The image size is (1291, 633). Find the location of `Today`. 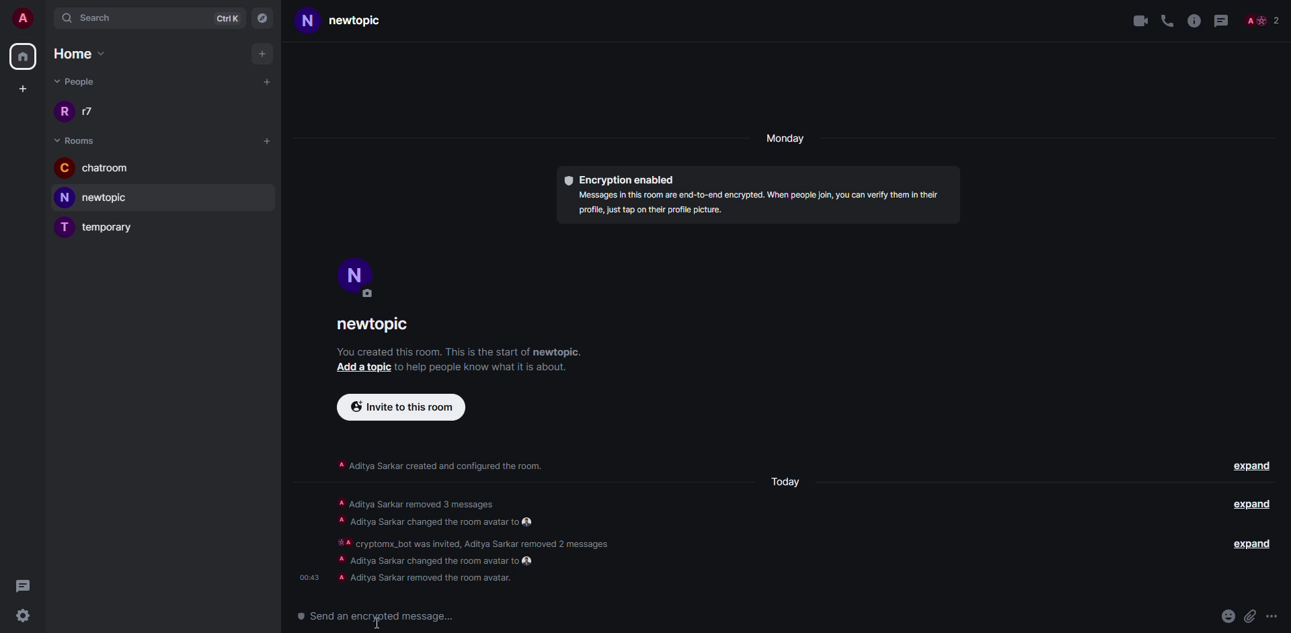

Today is located at coordinates (784, 482).